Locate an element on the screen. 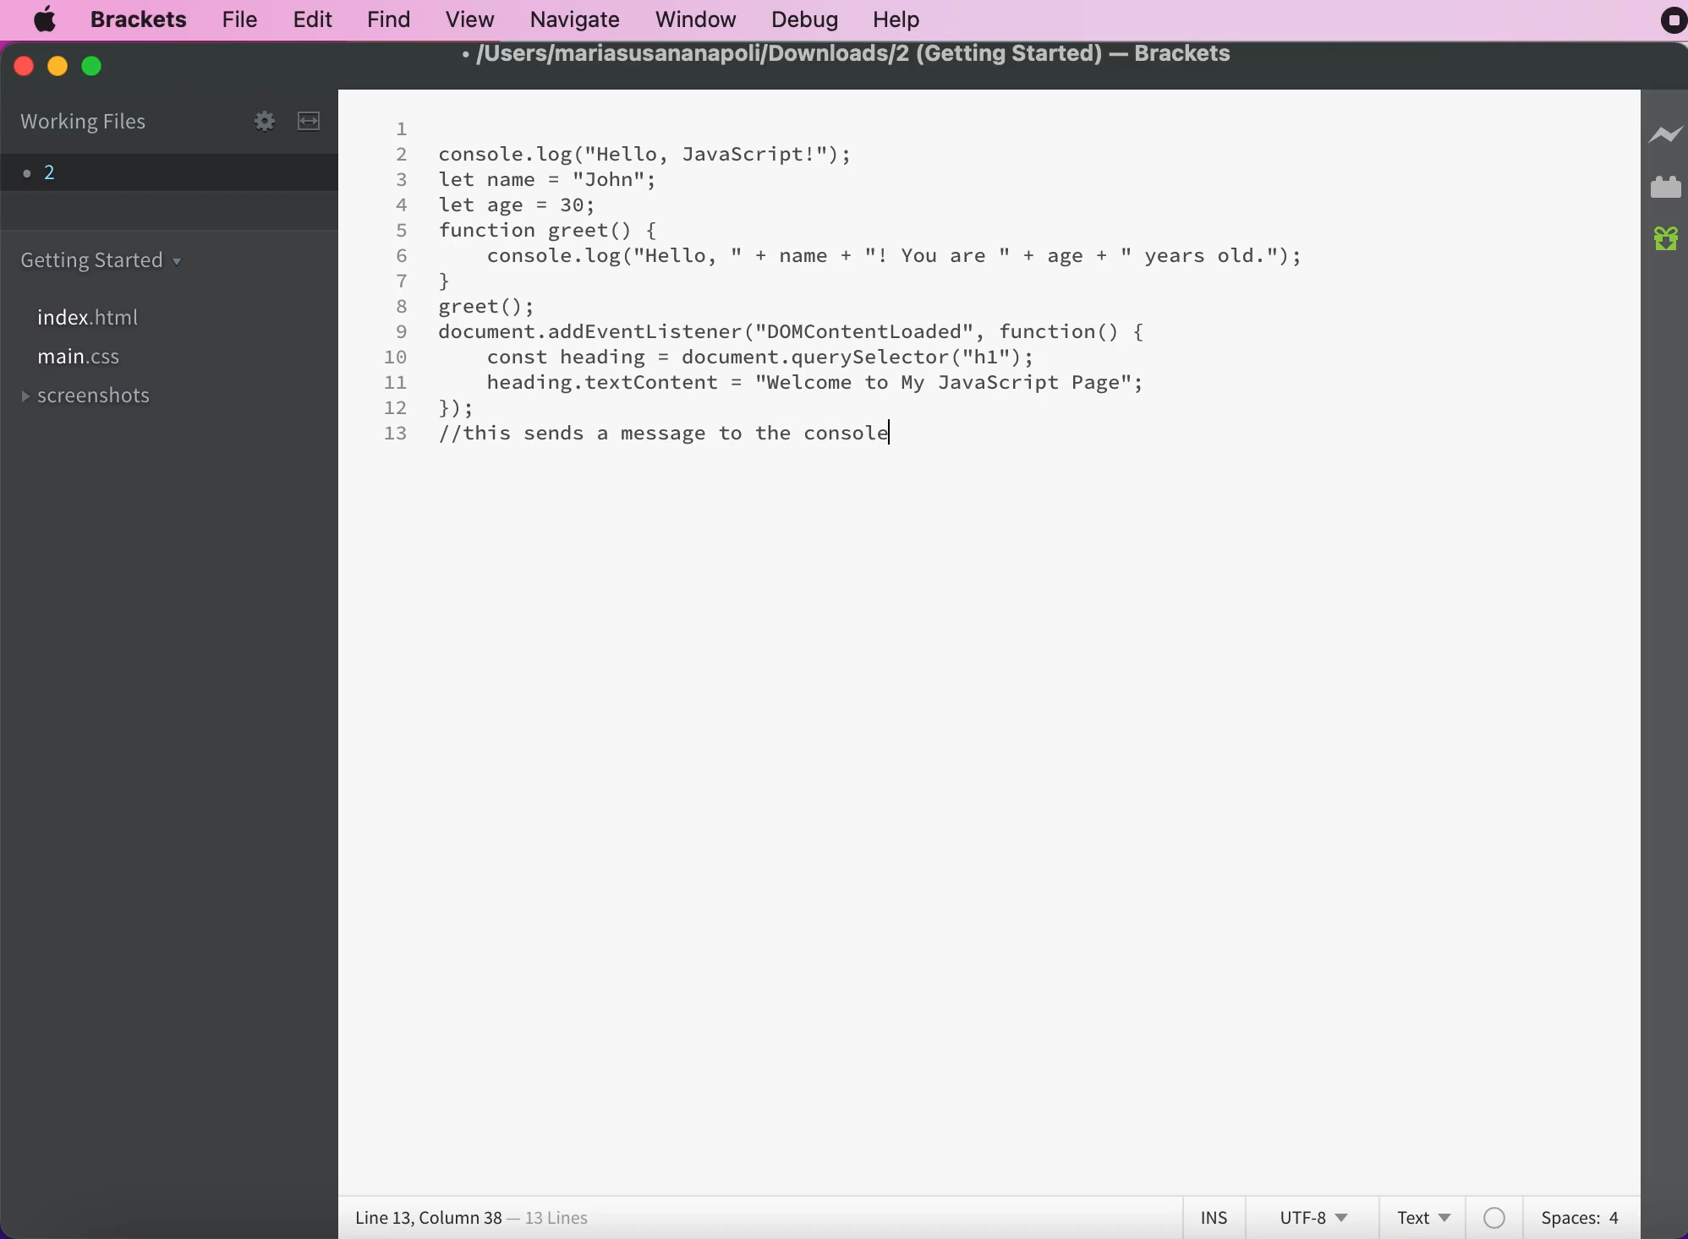  extension manager is located at coordinates (1665, 188).